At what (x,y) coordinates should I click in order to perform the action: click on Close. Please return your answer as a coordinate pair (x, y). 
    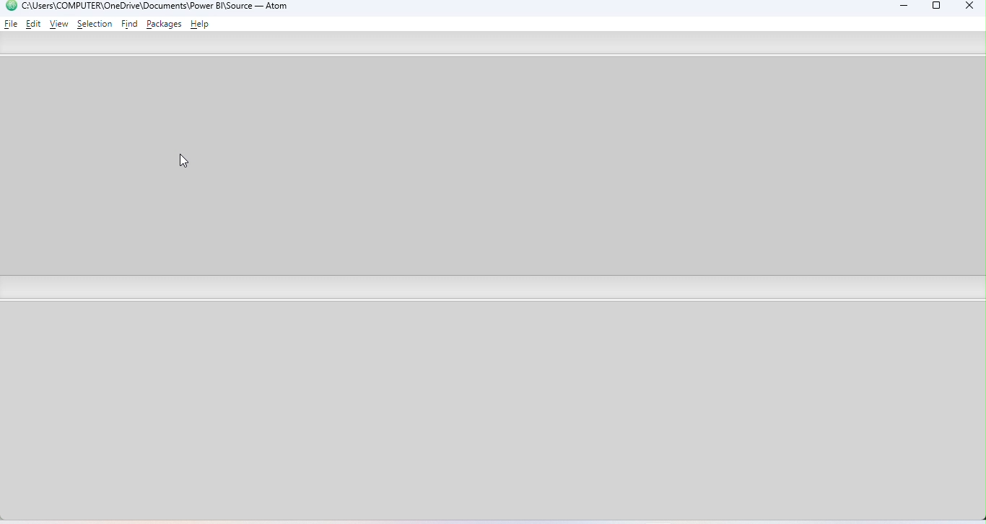
    Looking at the image, I should click on (966, 7).